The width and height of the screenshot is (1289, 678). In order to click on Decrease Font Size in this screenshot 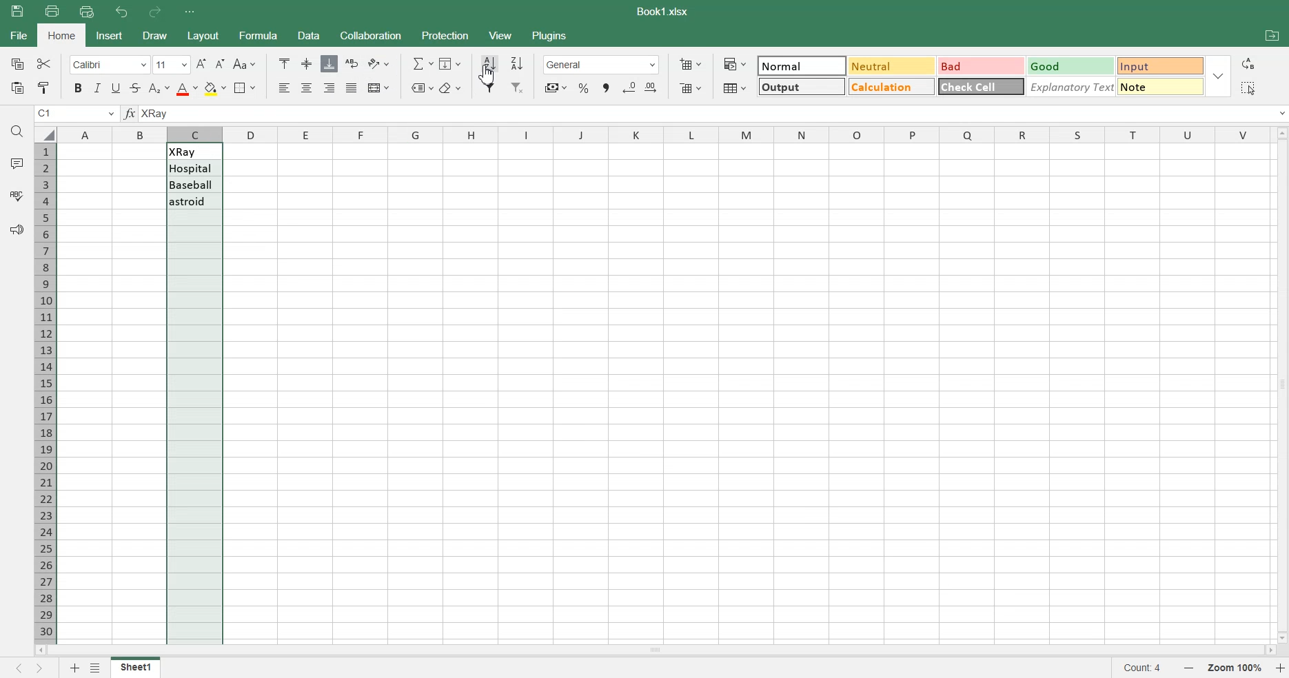, I will do `click(220, 64)`.